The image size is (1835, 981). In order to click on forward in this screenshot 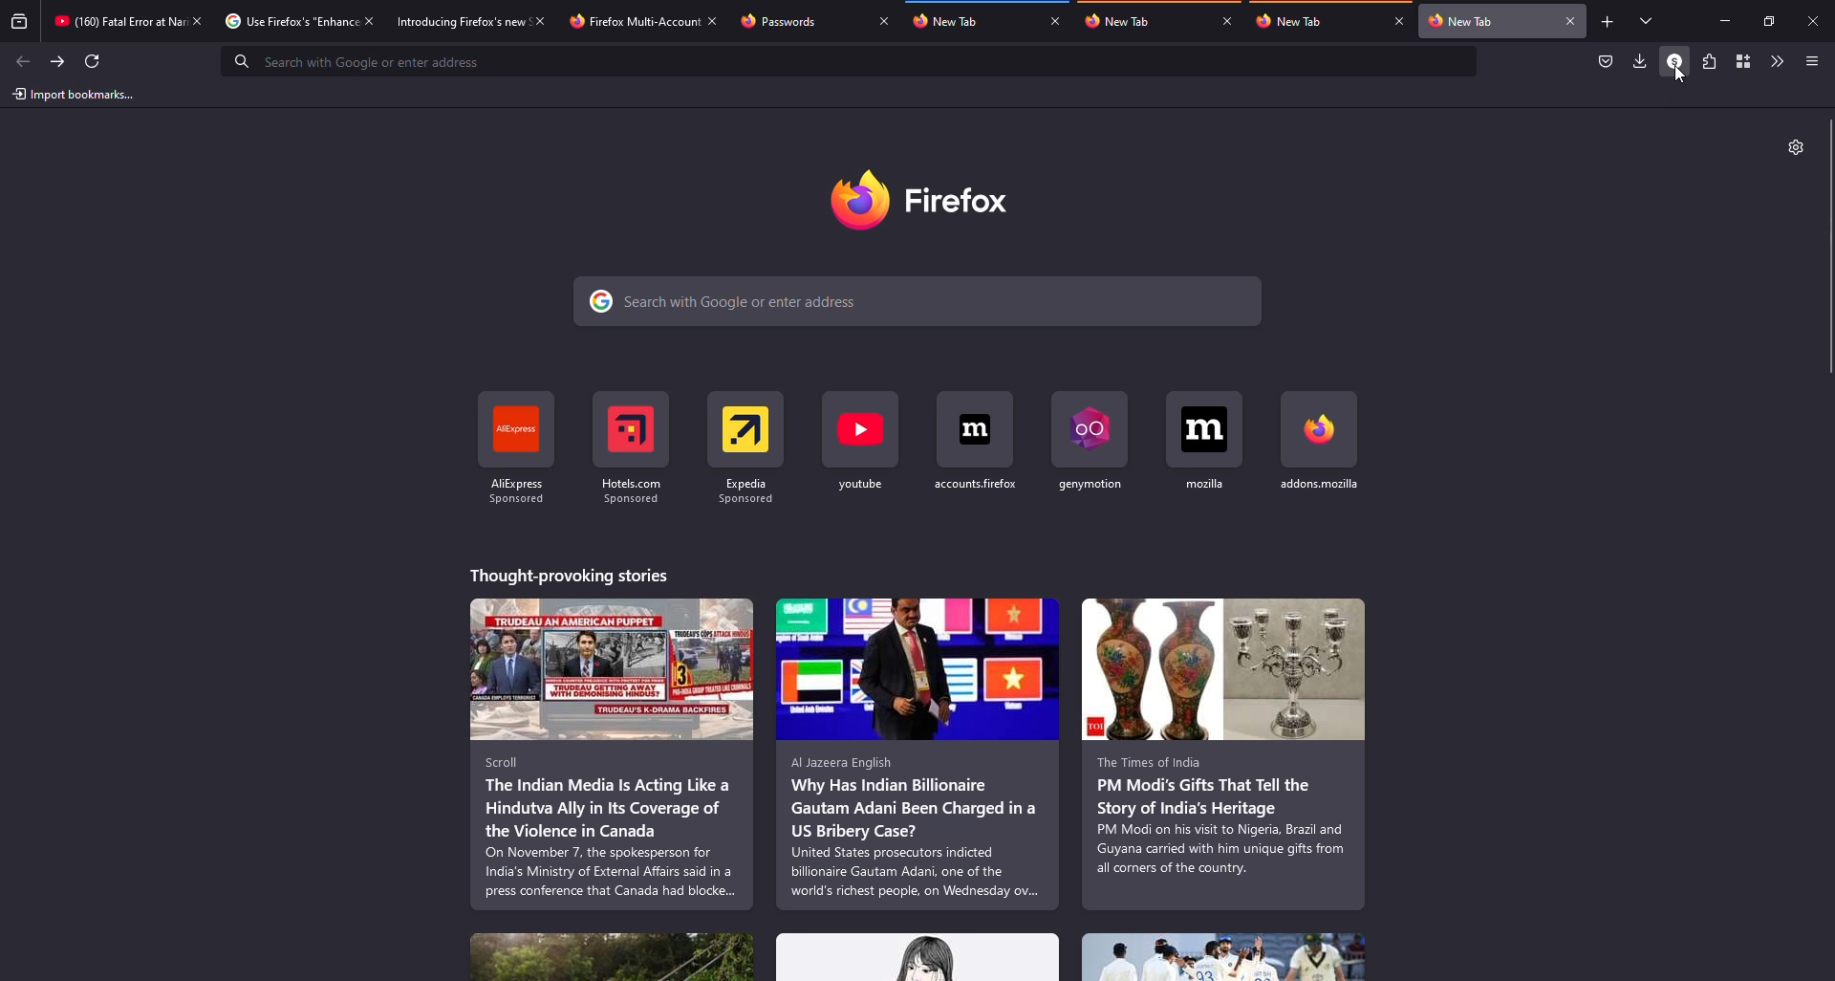, I will do `click(61, 60)`.